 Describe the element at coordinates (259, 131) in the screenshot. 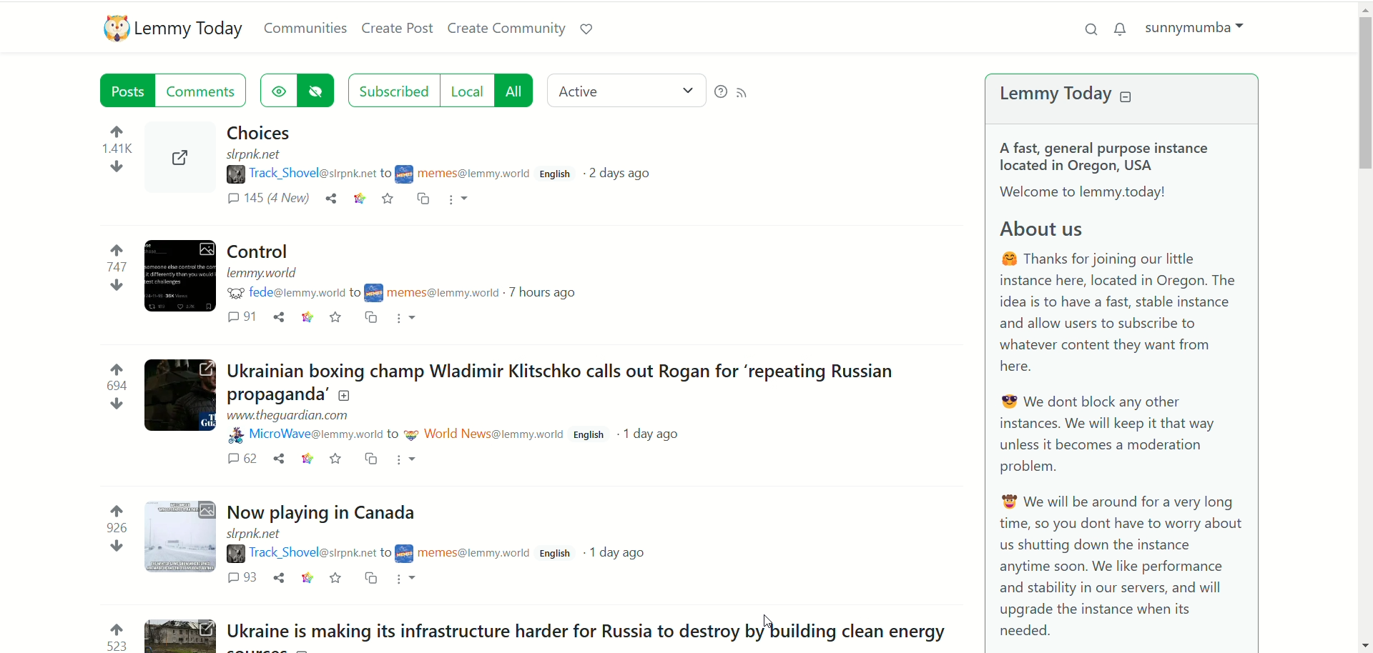

I see `Post on "Choices"` at that location.